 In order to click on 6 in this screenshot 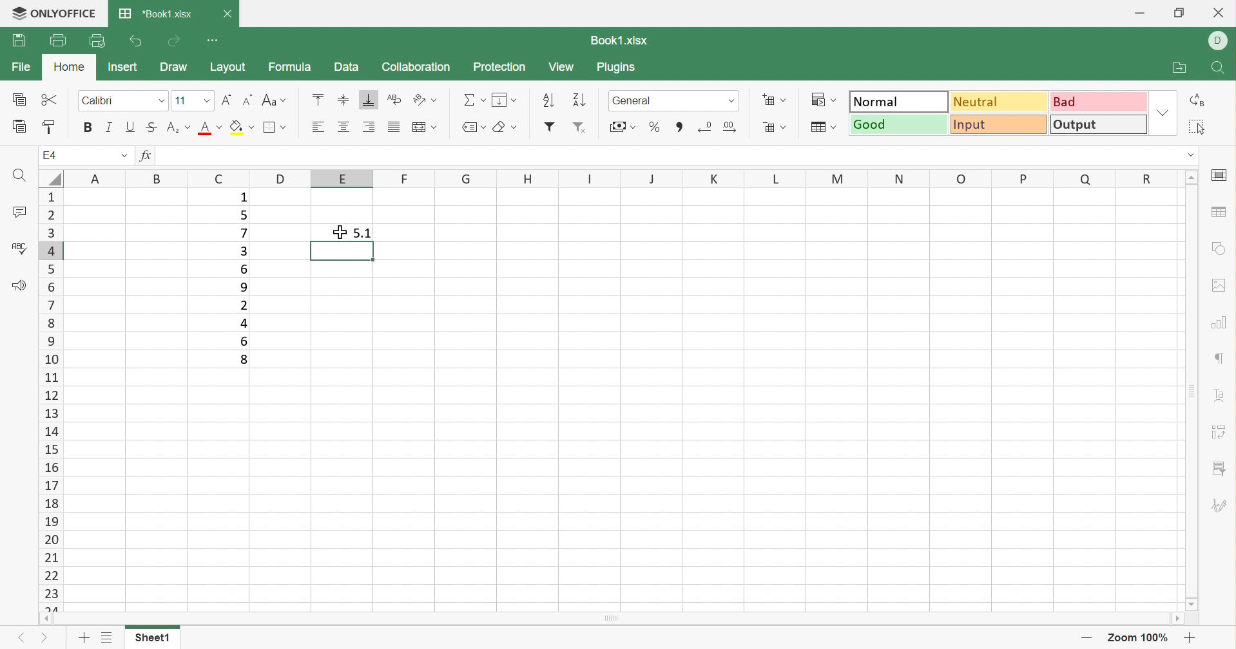, I will do `click(242, 268)`.